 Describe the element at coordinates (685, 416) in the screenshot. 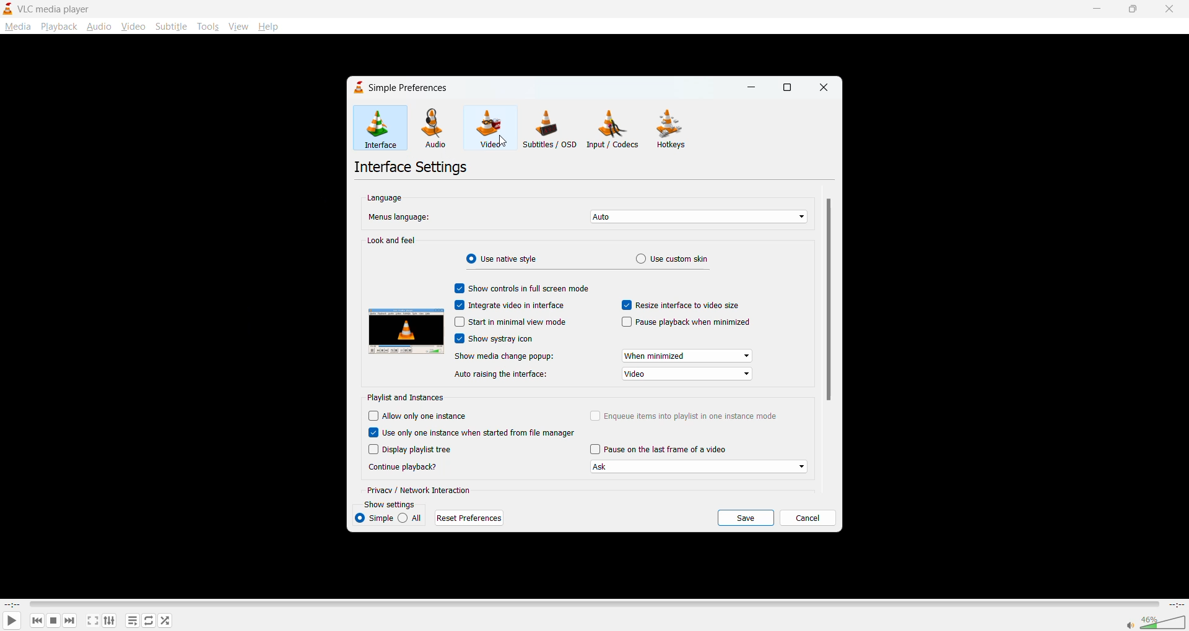

I see `enqueue items into playlist in one instance mode` at that location.